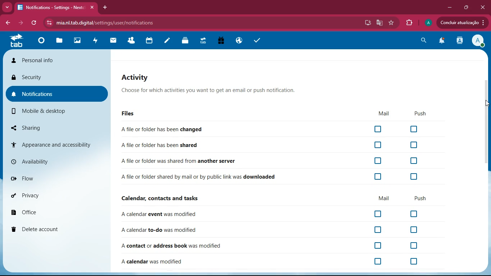  What do you see at coordinates (460, 41) in the screenshot?
I see `activity` at bounding box center [460, 41].